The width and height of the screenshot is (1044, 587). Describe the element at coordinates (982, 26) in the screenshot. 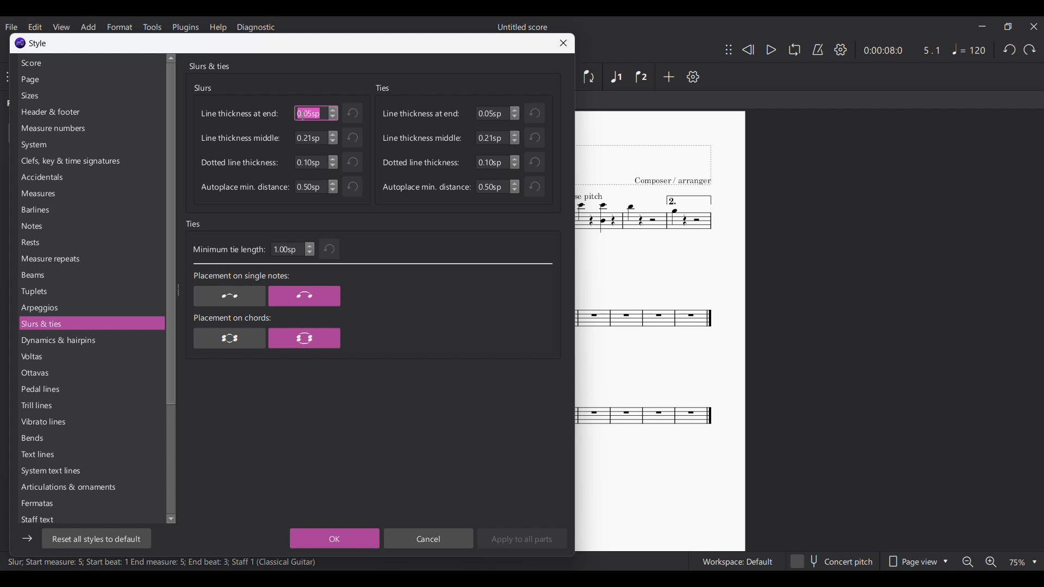

I see `Minimize` at that location.